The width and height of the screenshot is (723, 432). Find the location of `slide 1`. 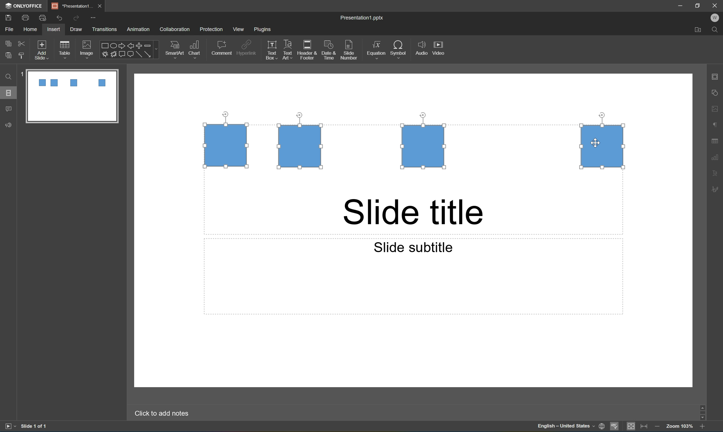

slide 1 is located at coordinates (68, 96).